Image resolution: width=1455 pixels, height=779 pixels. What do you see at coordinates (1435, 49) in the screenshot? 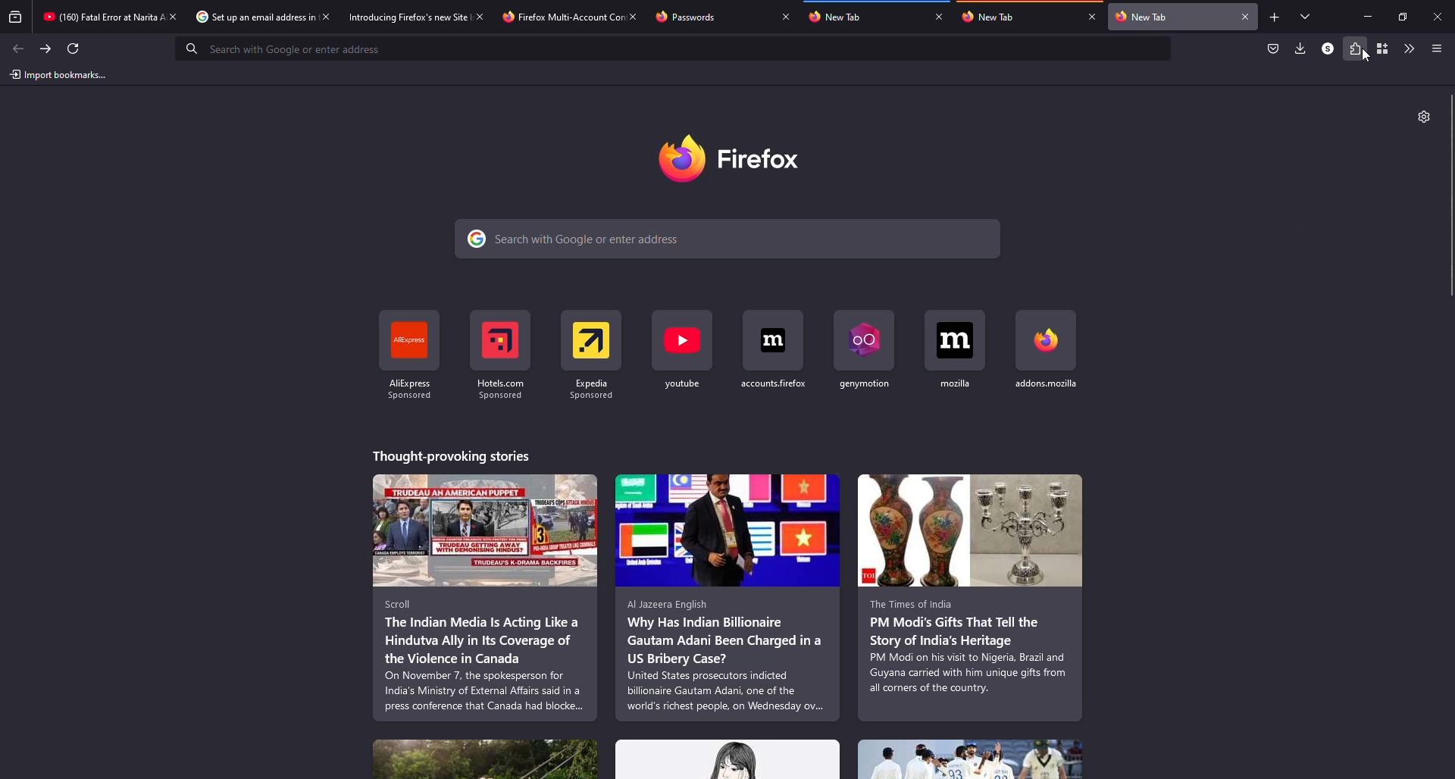
I see `menu` at bounding box center [1435, 49].